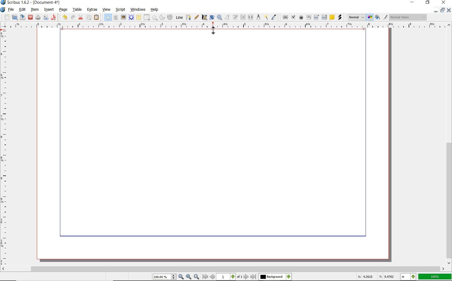 Image resolution: width=452 pixels, height=281 pixels. What do you see at coordinates (54, 17) in the screenshot?
I see `save as pdf` at bounding box center [54, 17].